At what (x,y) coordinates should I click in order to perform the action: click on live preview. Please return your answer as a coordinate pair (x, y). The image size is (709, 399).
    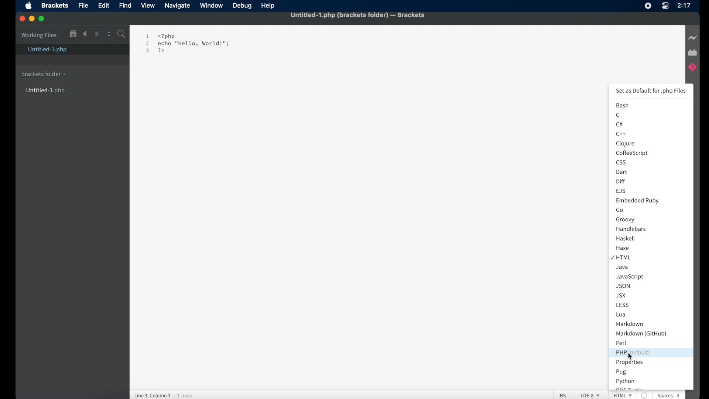
    Looking at the image, I should click on (693, 38).